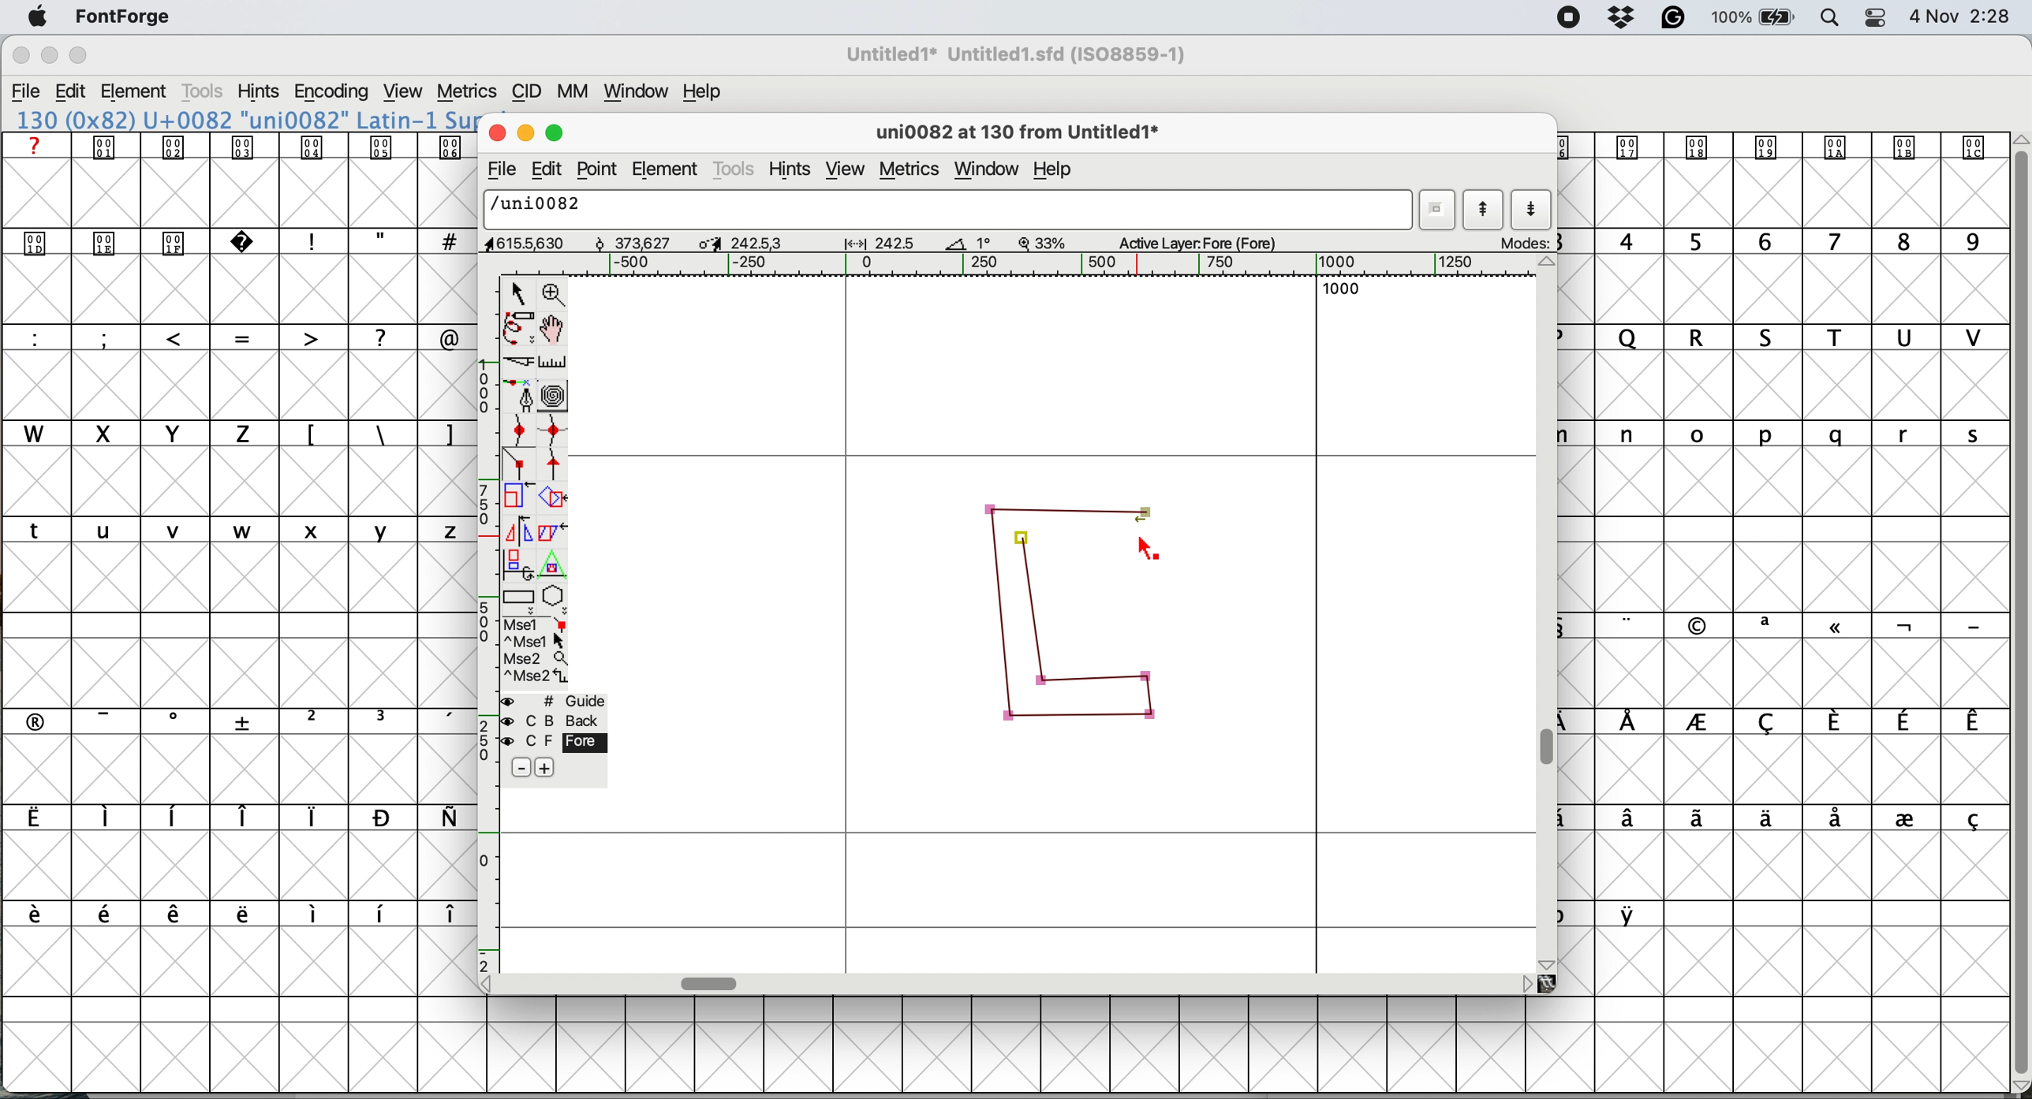  Describe the element at coordinates (537, 653) in the screenshot. I see `selections` at that location.